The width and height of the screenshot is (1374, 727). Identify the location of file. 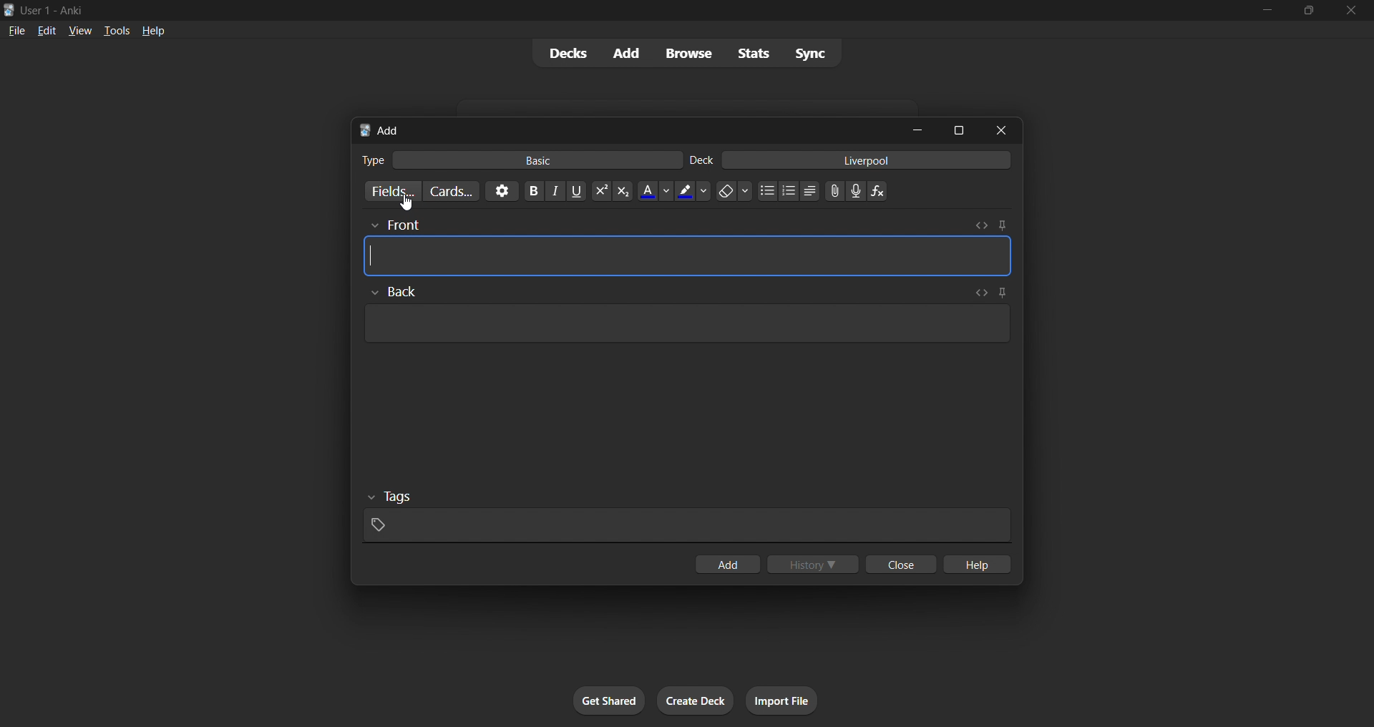
(16, 29).